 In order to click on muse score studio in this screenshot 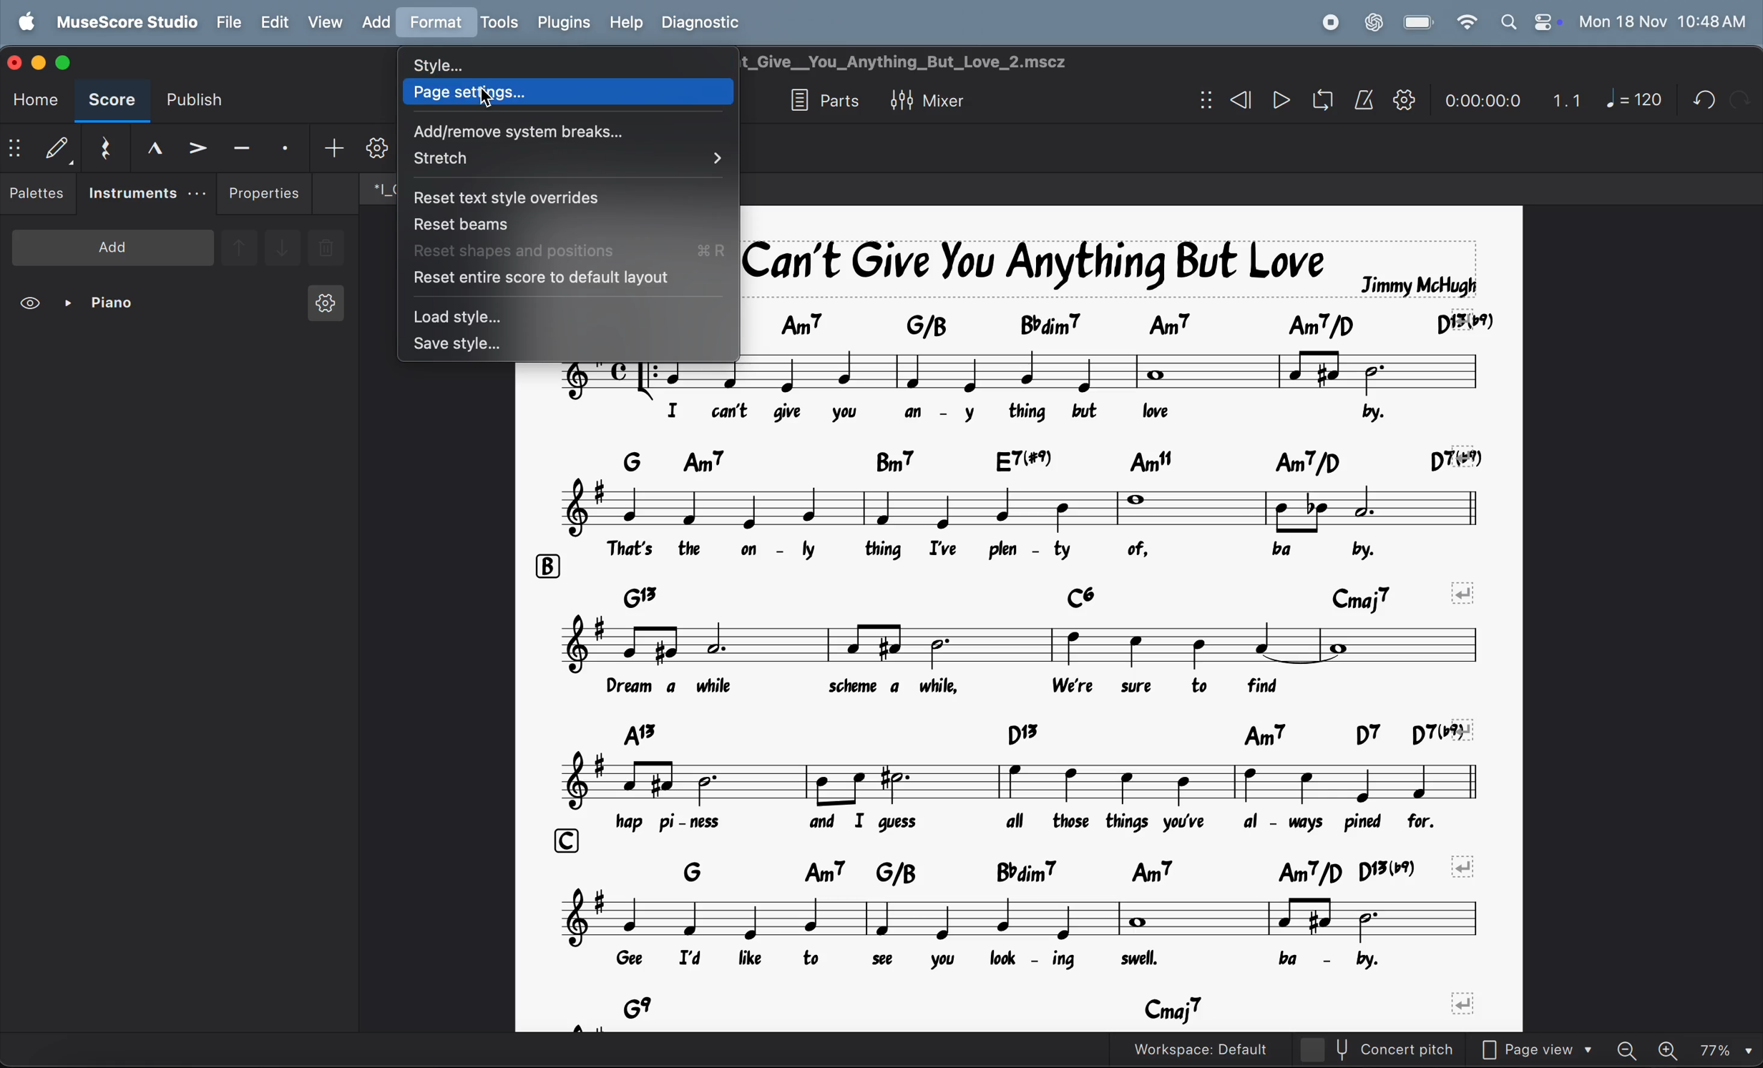, I will do `click(126, 21)`.